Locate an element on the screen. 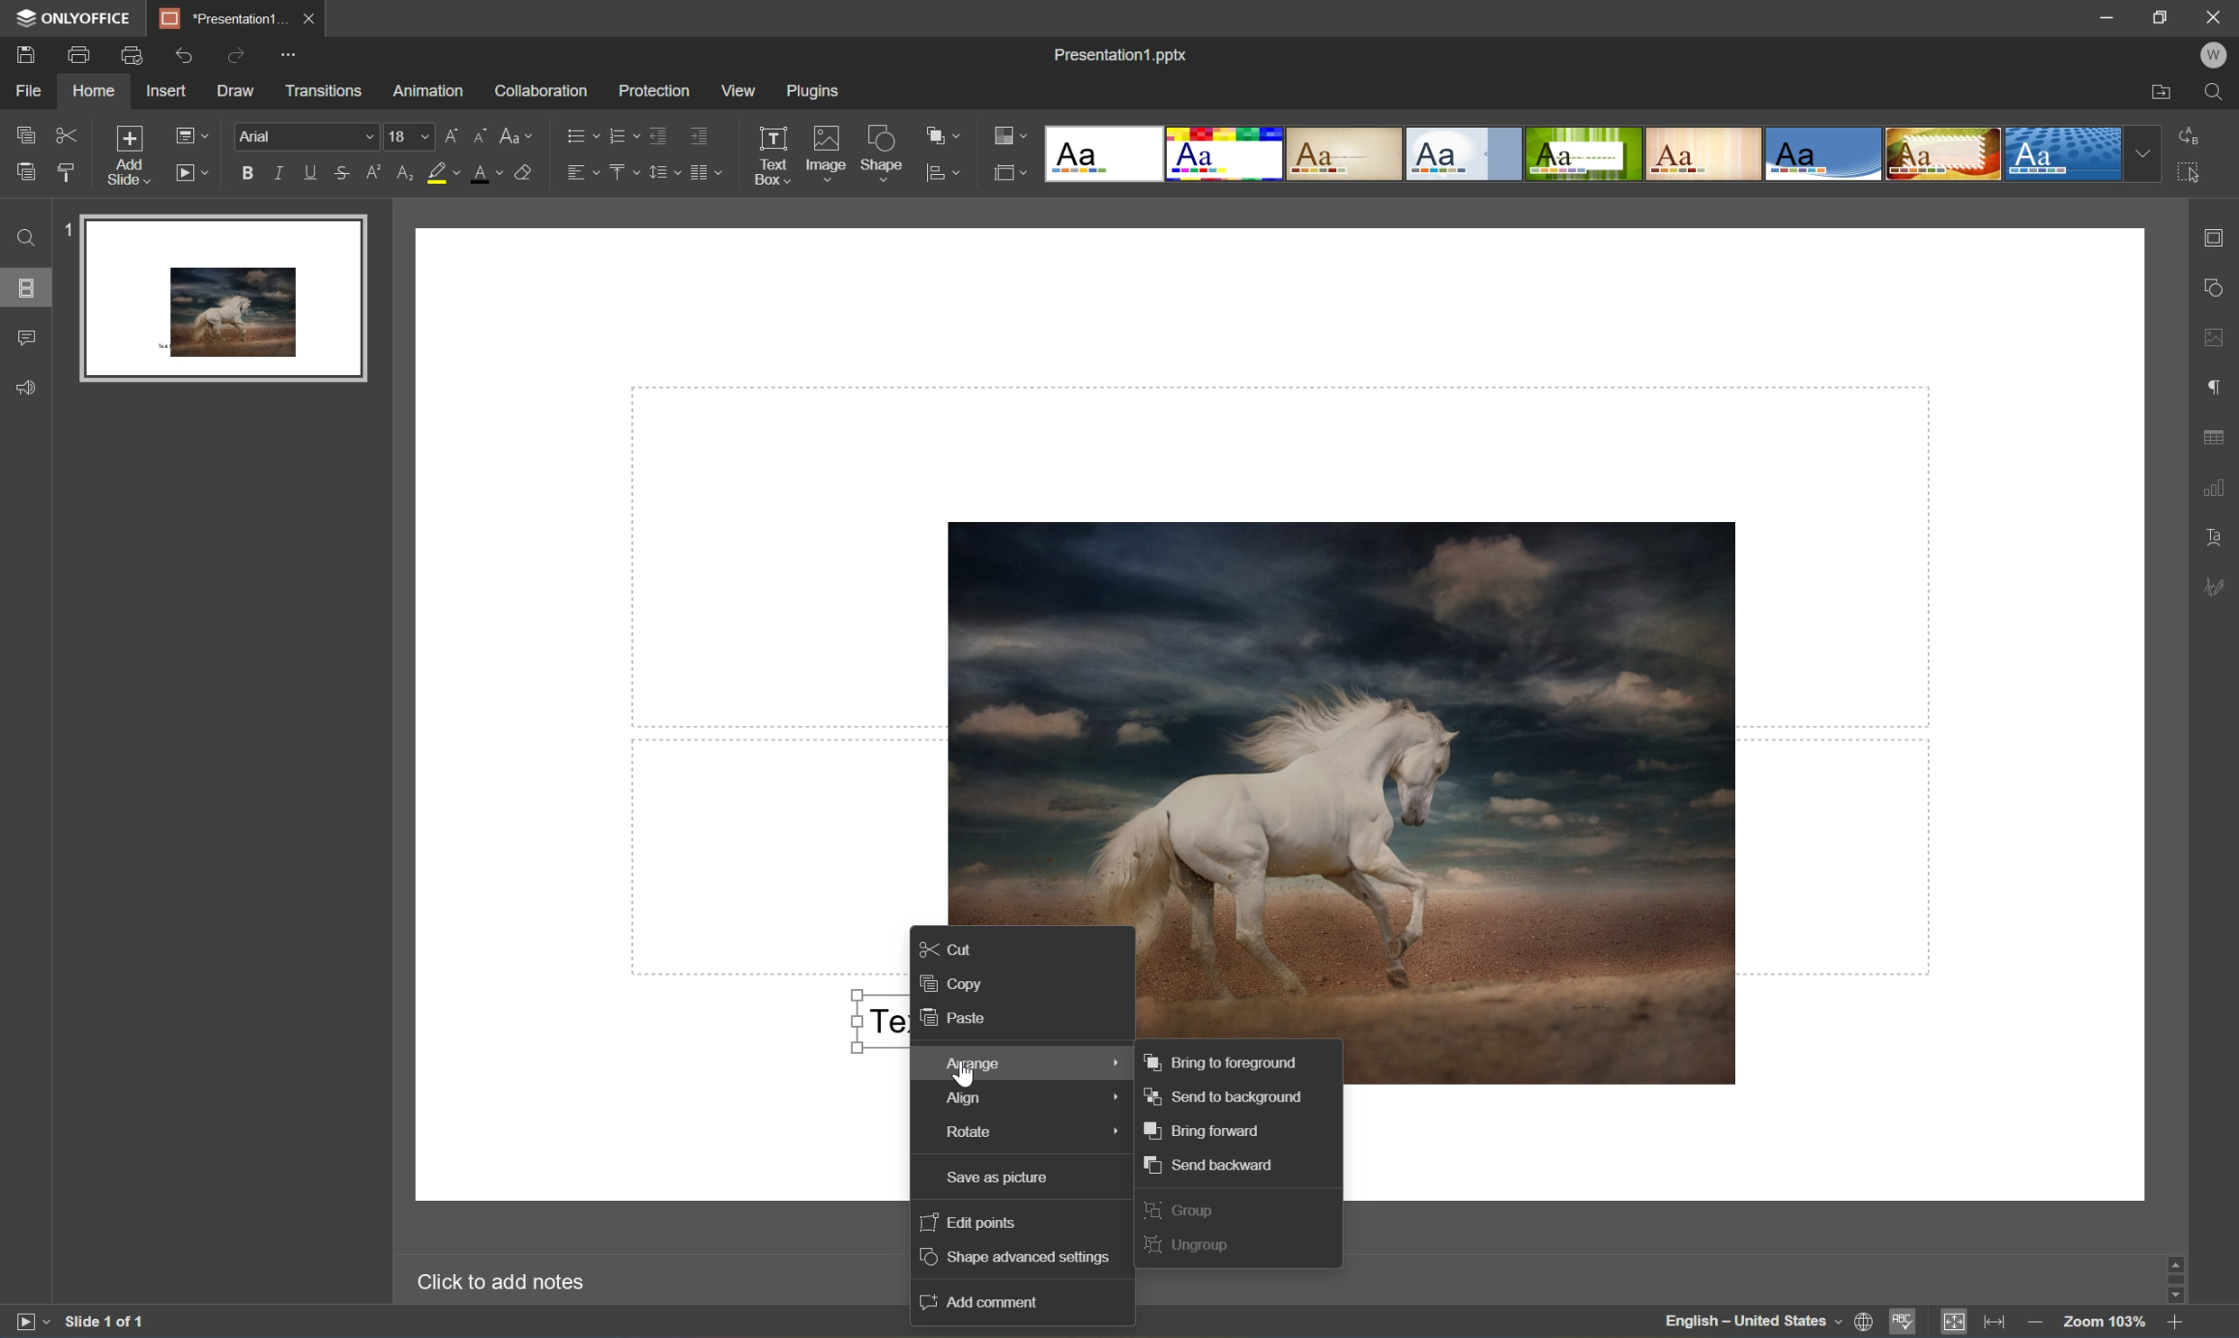  Draw is located at coordinates (240, 92).